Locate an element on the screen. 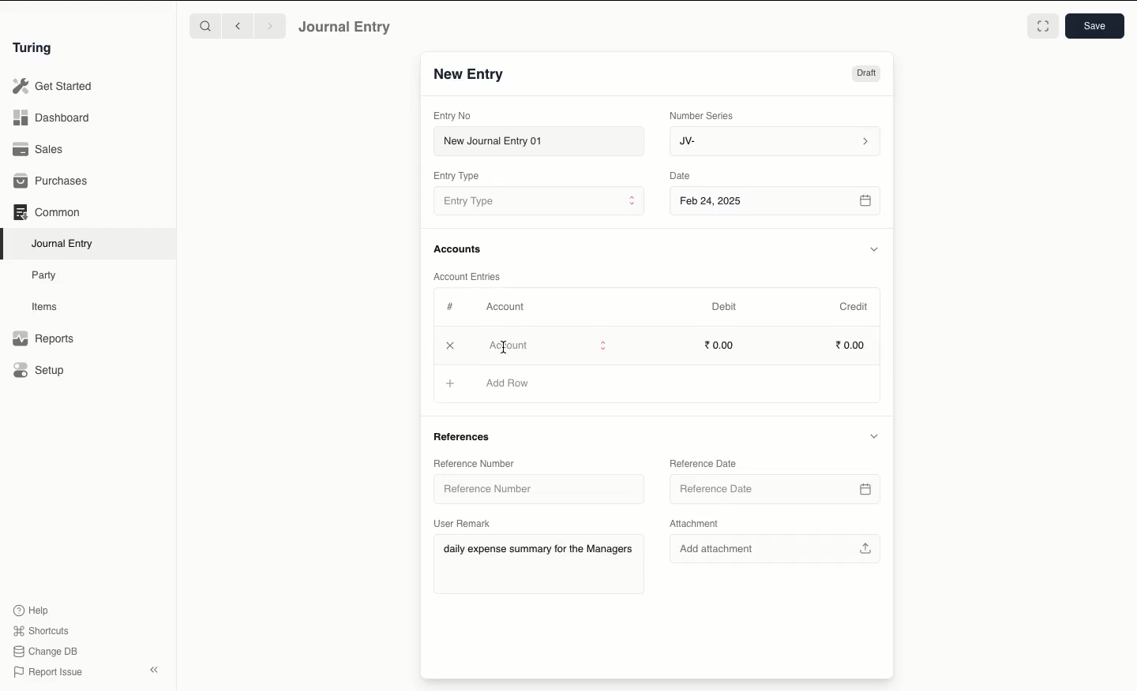  New Journal Entry 01 is located at coordinates (538, 140).